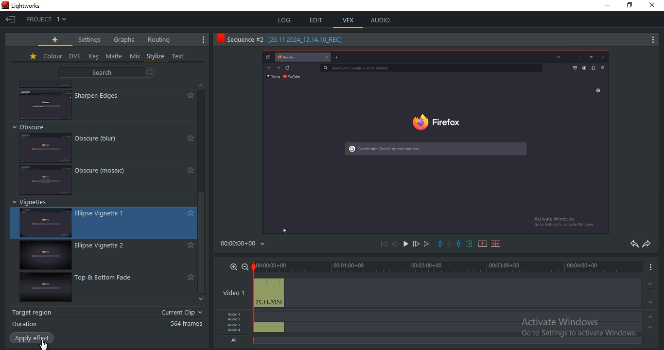 This screenshot has width=664, height=350. I want to click on sharpen edges, so click(100, 96).